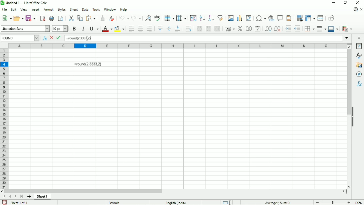 This screenshot has height=205, width=364. I want to click on Italic, so click(83, 29).